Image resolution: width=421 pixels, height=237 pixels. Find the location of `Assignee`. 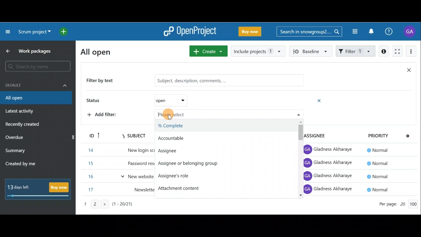

Assignee is located at coordinates (223, 150).